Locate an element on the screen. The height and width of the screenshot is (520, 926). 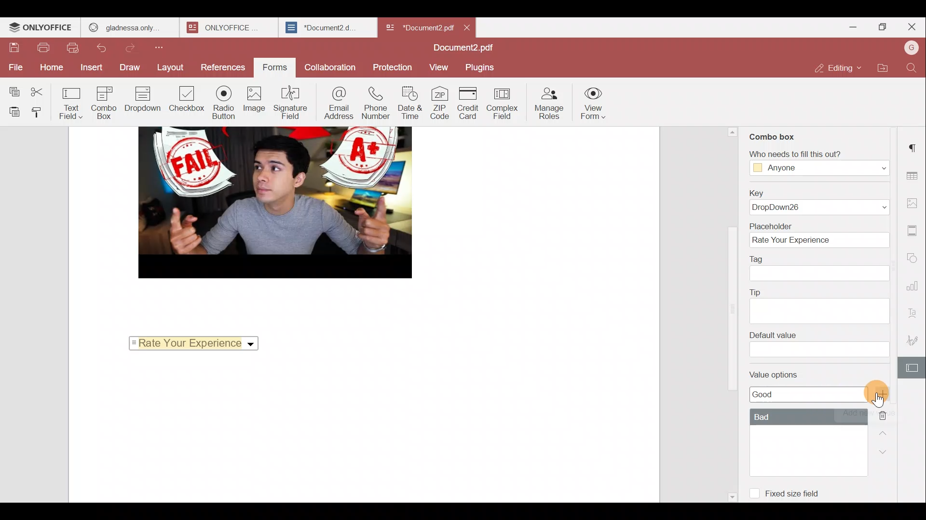
Collaboration is located at coordinates (329, 67).